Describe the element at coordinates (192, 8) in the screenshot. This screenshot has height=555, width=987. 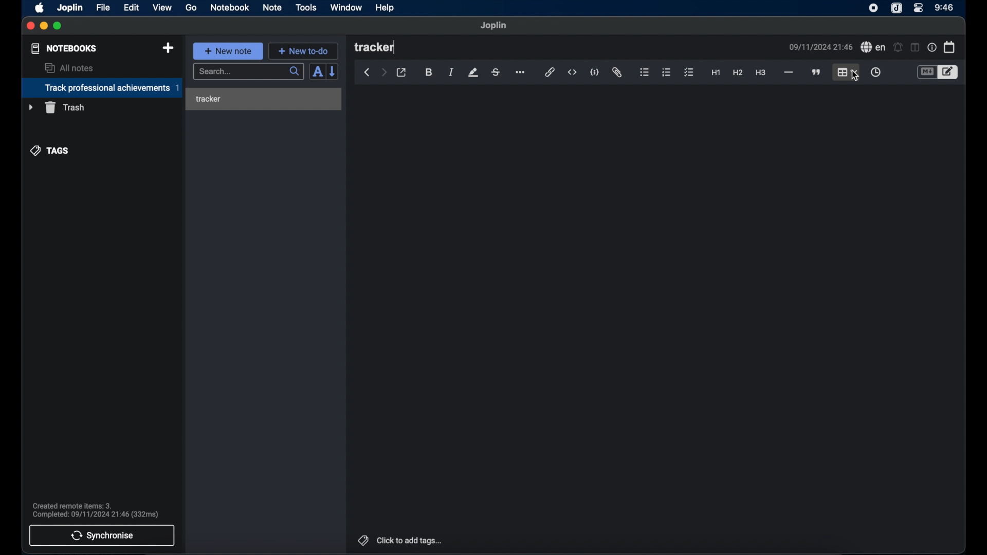
I see `go` at that location.